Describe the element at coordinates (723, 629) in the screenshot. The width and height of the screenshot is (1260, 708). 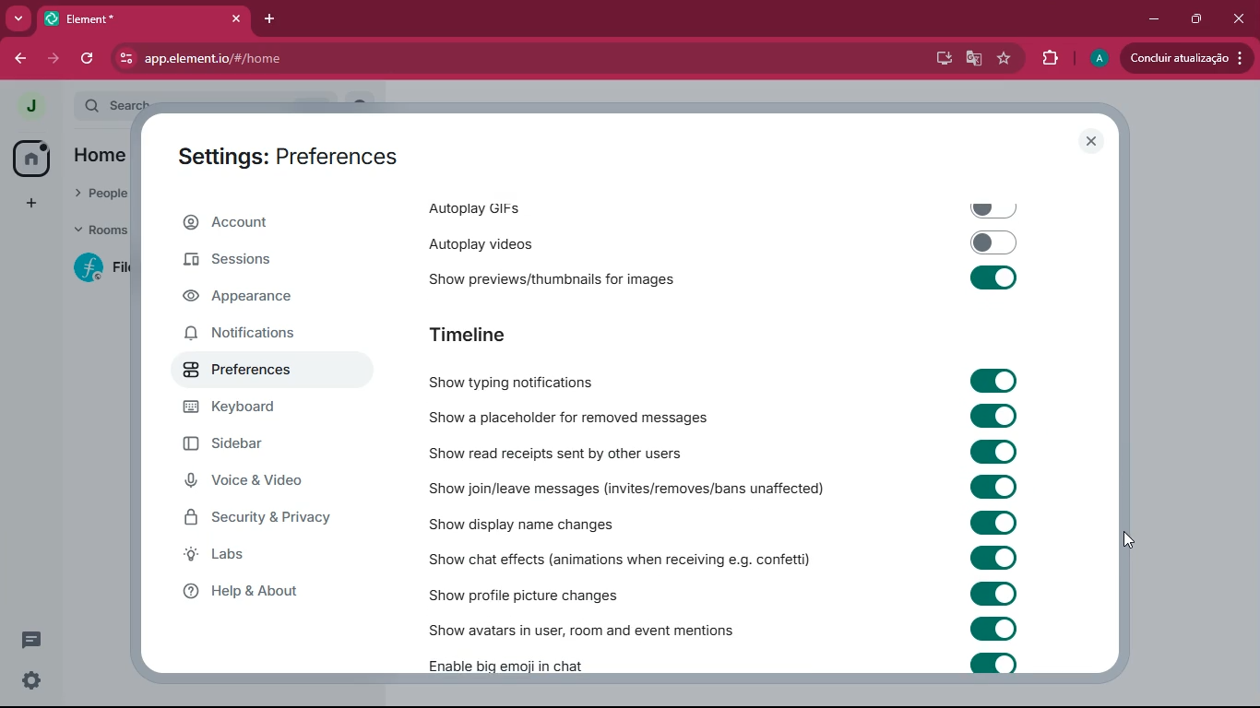
I see `‘Show avatars in user, room and event mentions` at that location.